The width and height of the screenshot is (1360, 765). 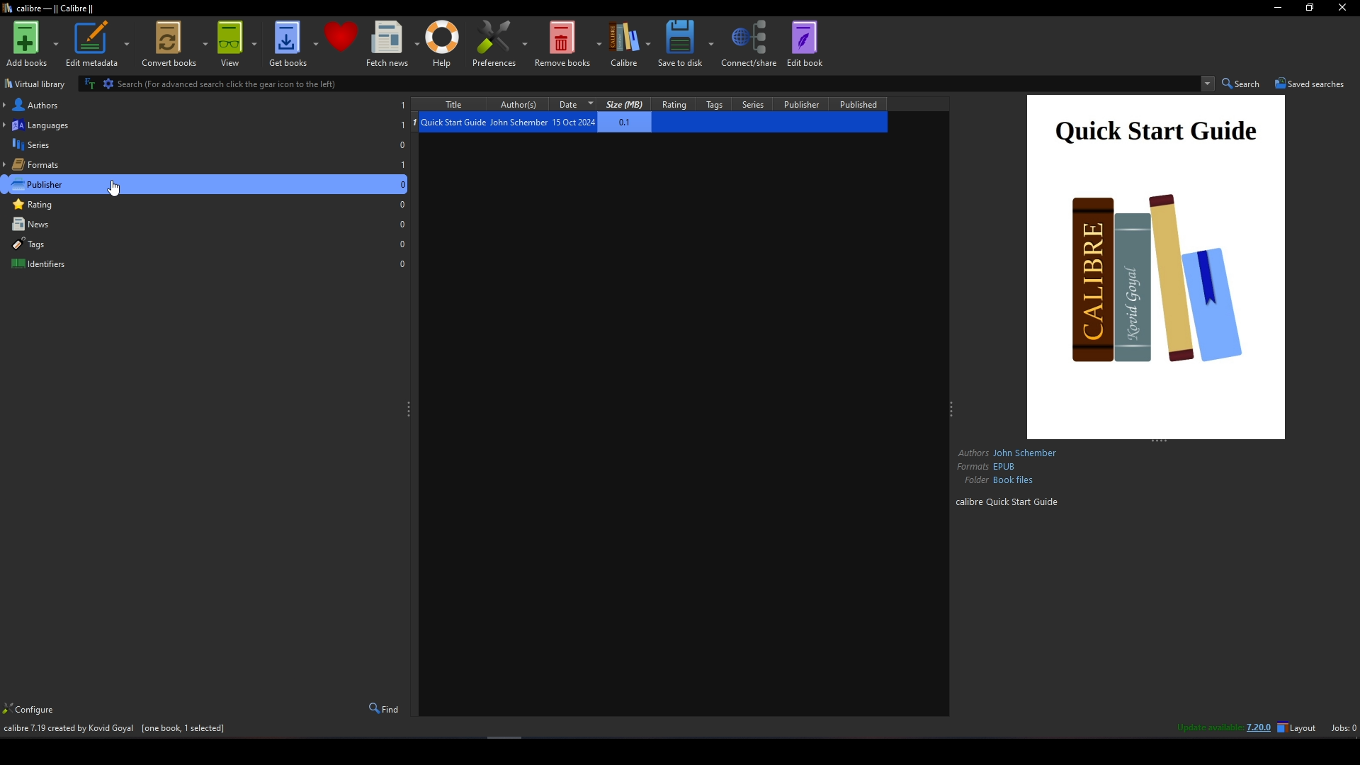 What do you see at coordinates (630, 44) in the screenshot?
I see `Calibre` at bounding box center [630, 44].